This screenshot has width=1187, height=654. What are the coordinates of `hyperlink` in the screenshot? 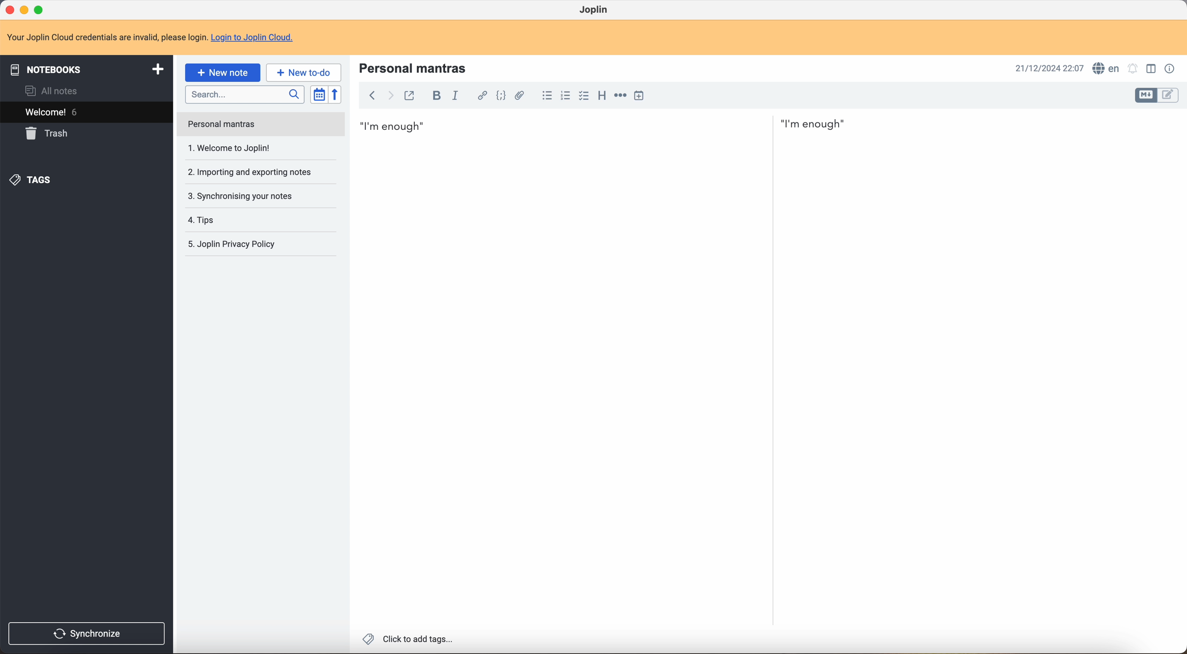 It's located at (482, 96).